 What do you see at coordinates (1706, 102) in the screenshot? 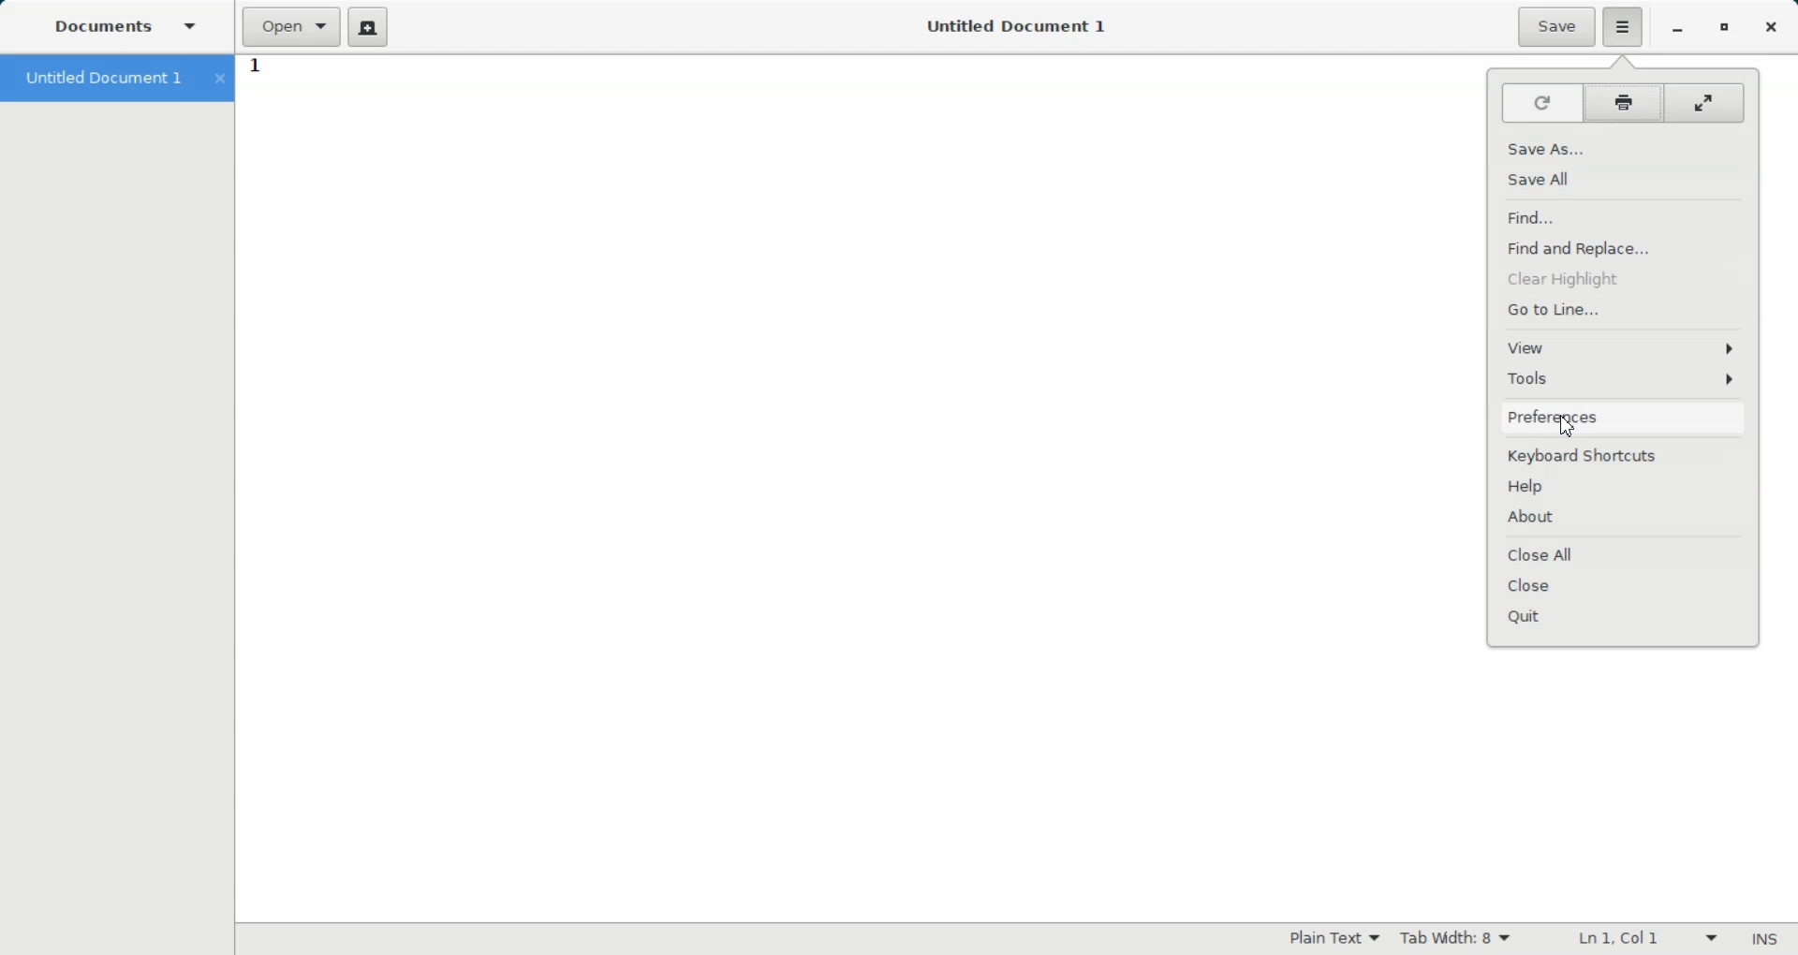
I see `Full screen` at bounding box center [1706, 102].